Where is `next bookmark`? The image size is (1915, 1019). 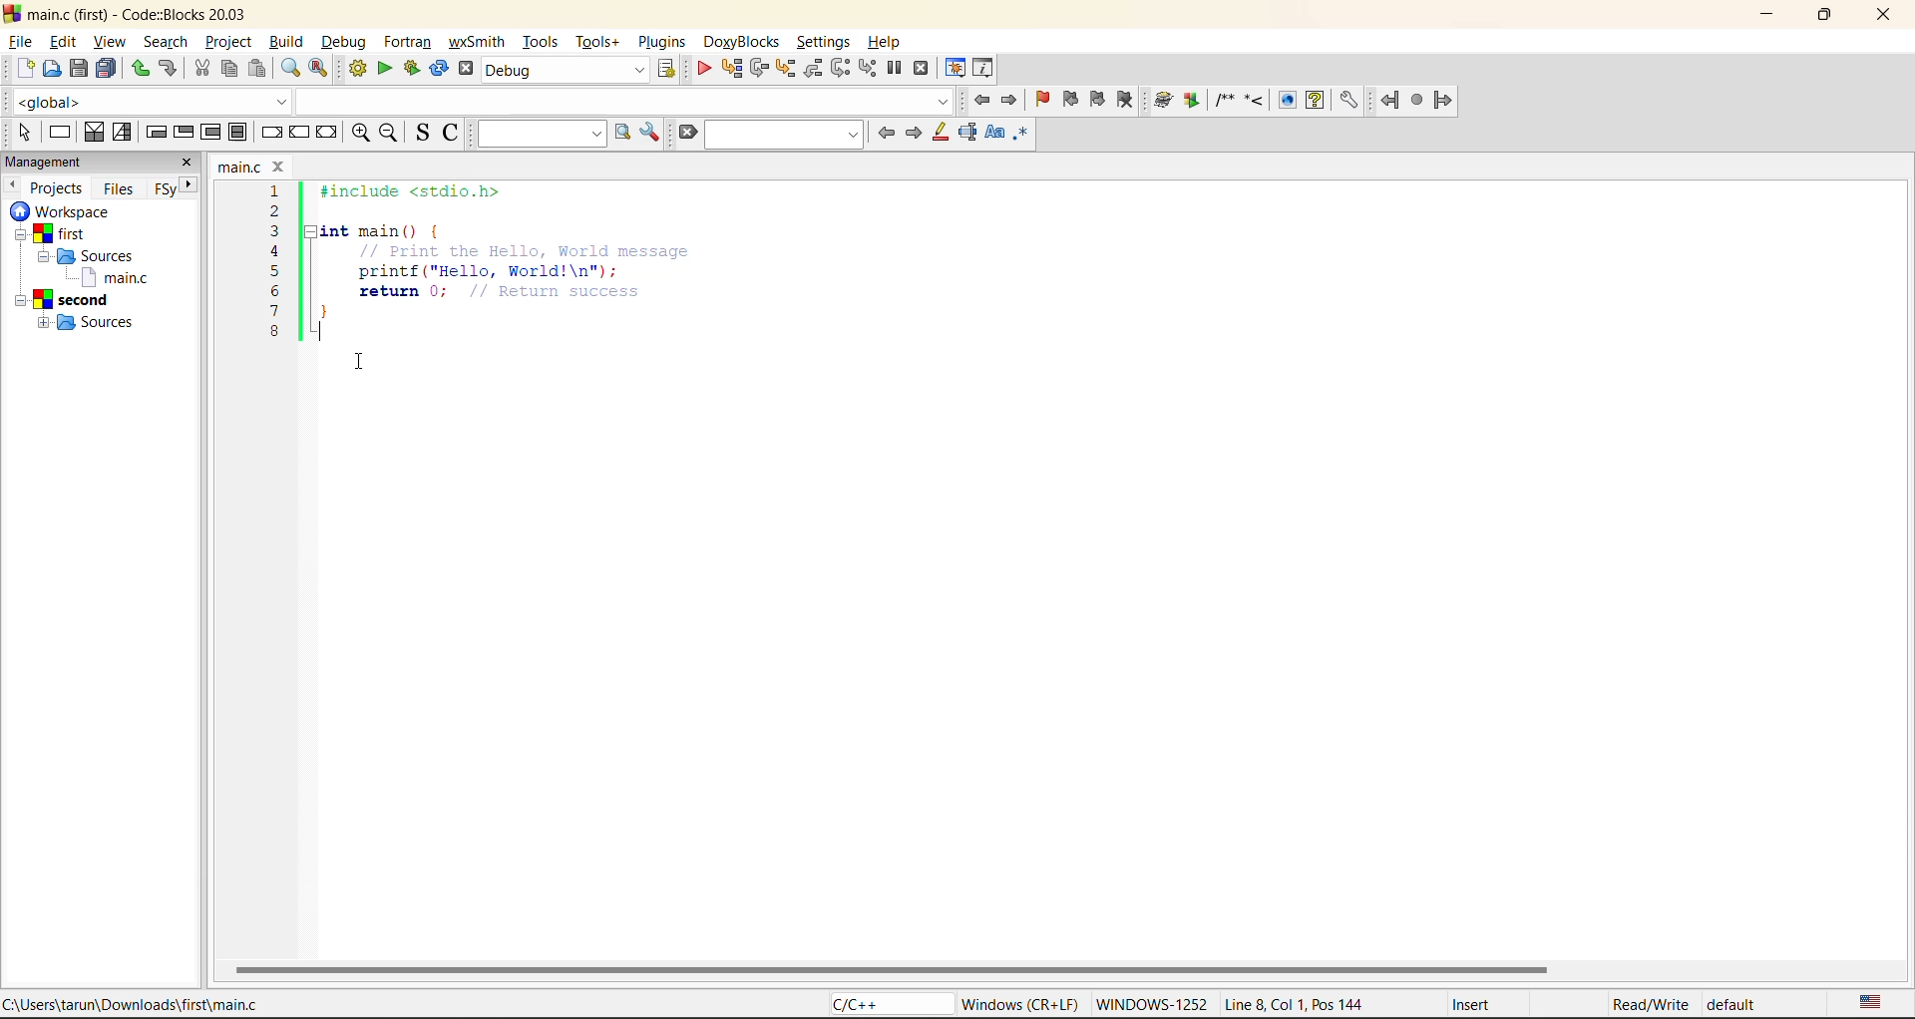 next bookmark is located at coordinates (1101, 96).